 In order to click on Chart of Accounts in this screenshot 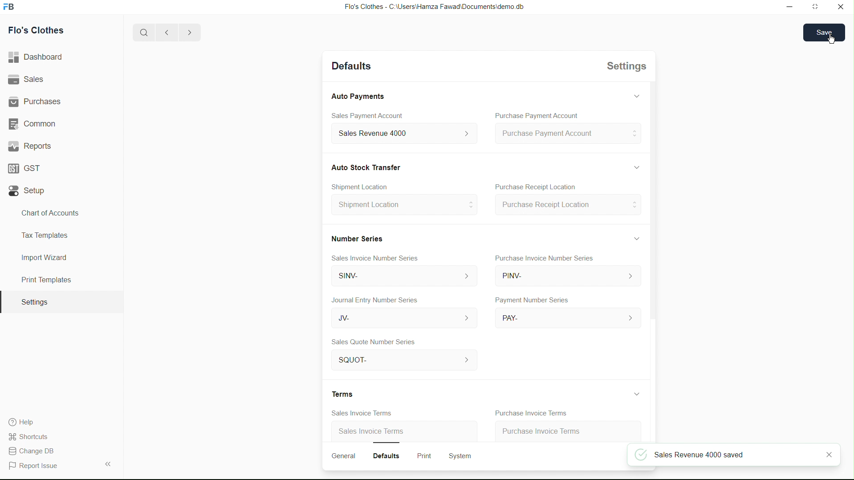, I will do `click(48, 213)`.